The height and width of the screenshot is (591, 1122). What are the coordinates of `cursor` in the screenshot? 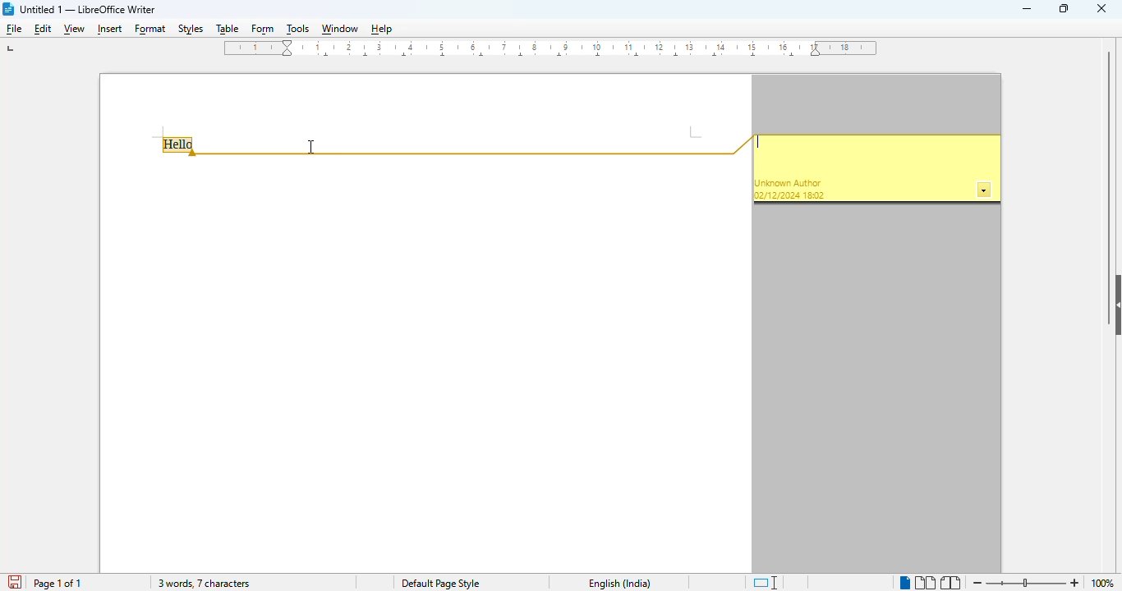 It's located at (310, 146).